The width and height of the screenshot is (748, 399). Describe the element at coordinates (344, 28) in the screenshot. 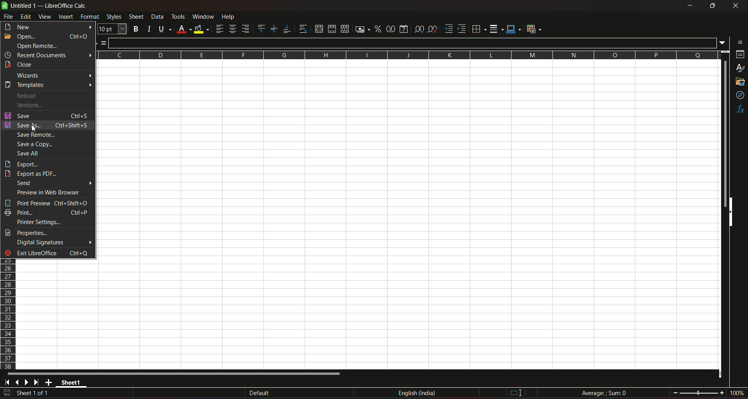

I see `unmerge cells` at that location.